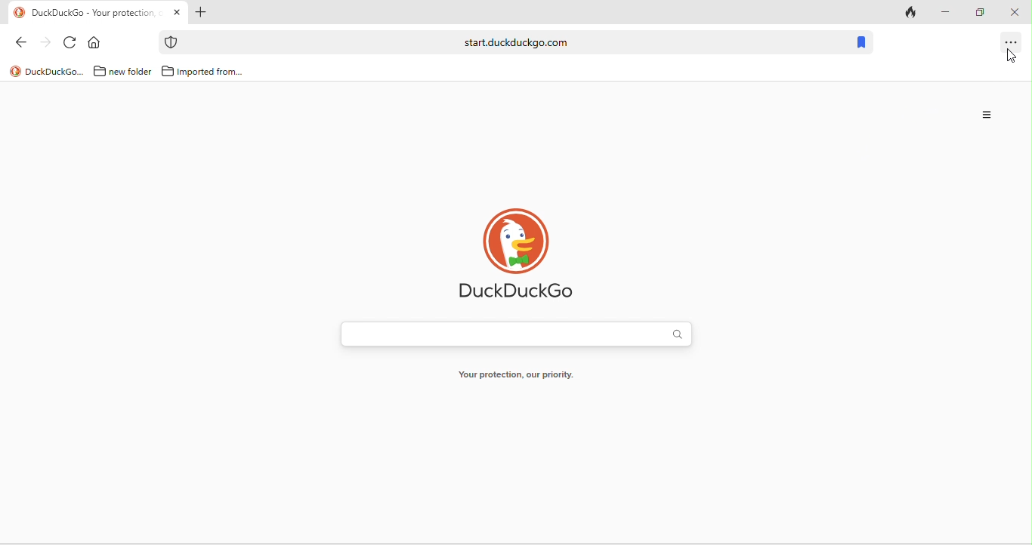 This screenshot has width=1032, height=545. What do you see at coordinates (178, 12) in the screenshot?
I see `close tab` at bounding box center [178, 12].